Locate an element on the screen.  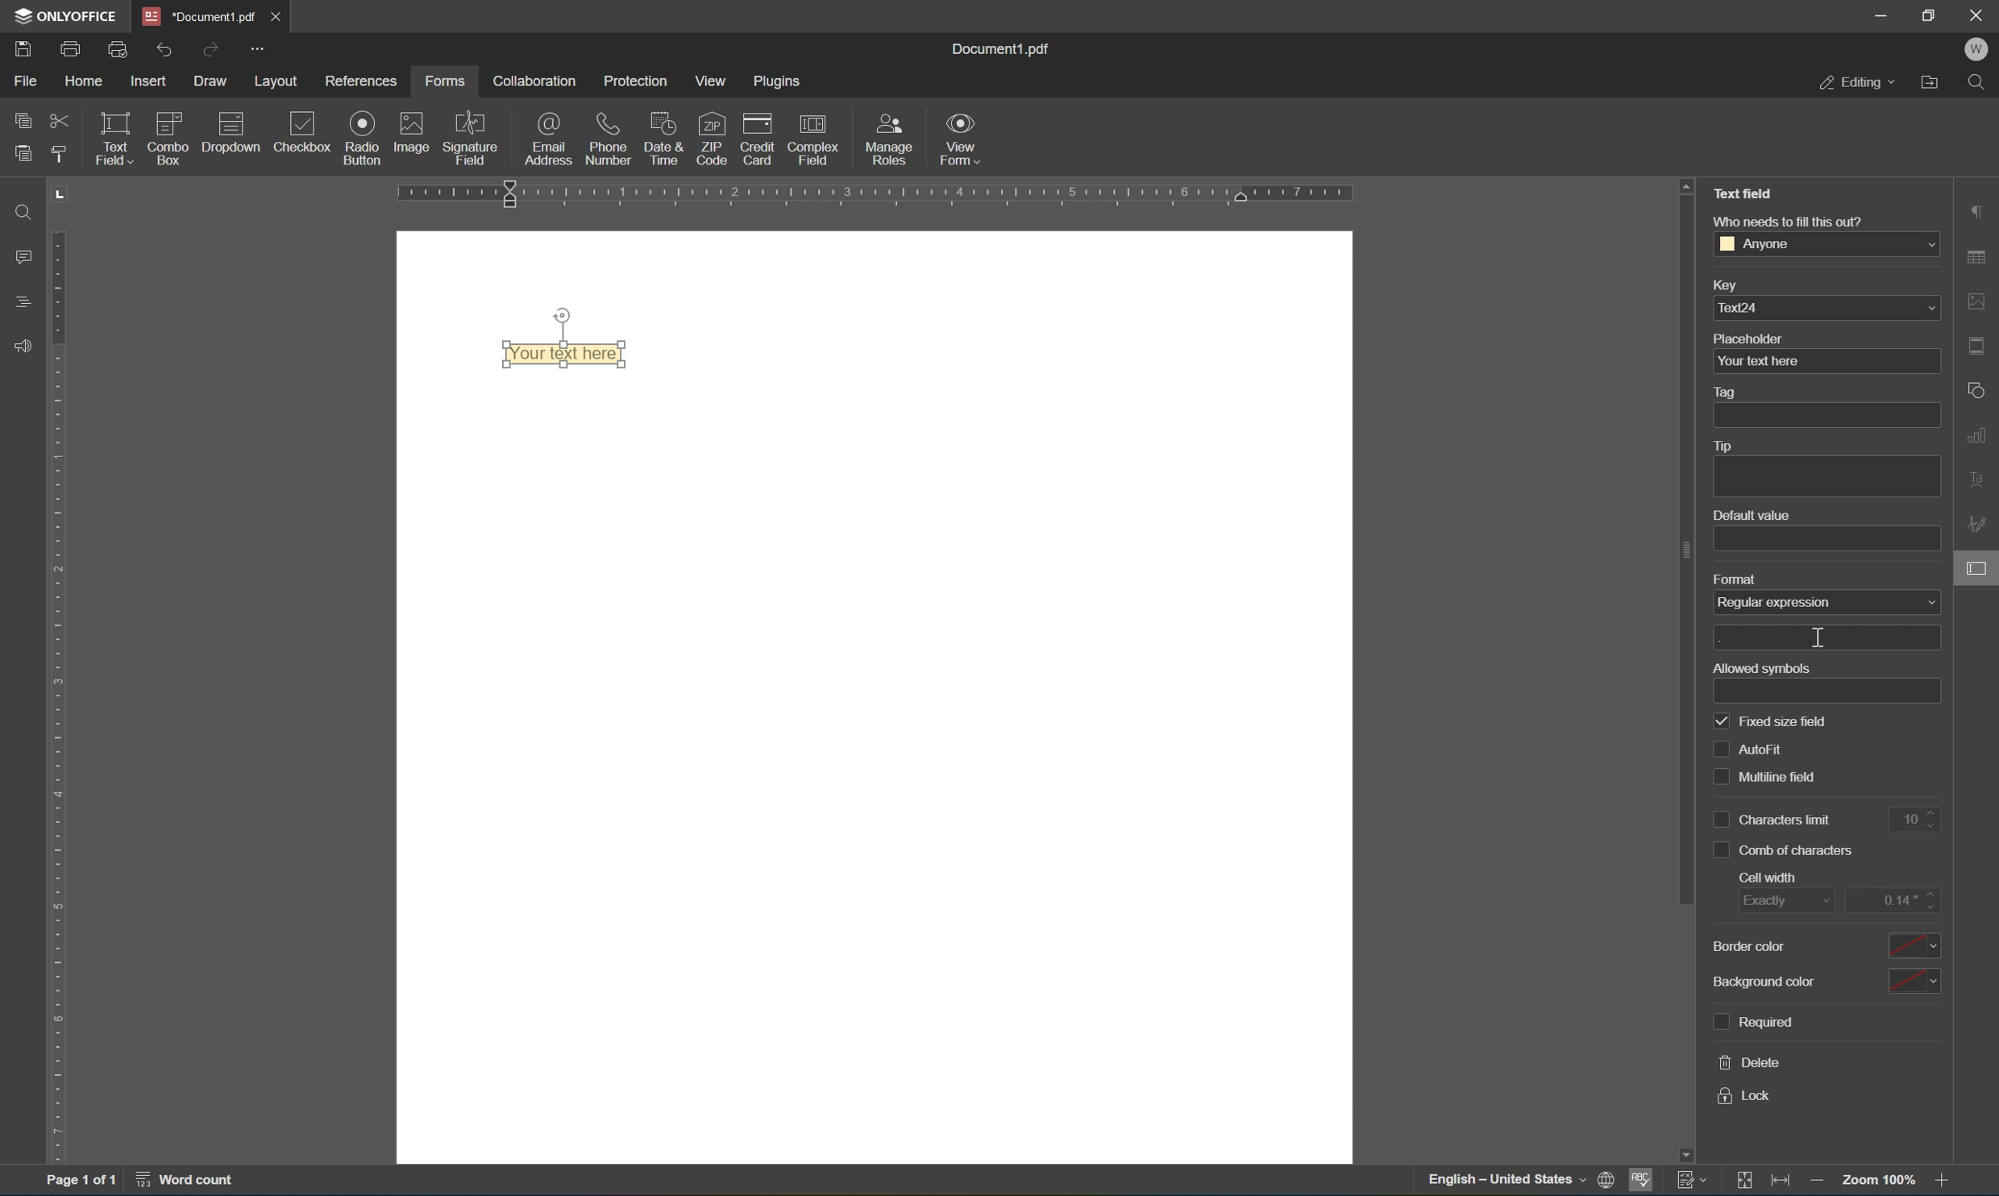
checkbox is located at coordinates (306, 134).